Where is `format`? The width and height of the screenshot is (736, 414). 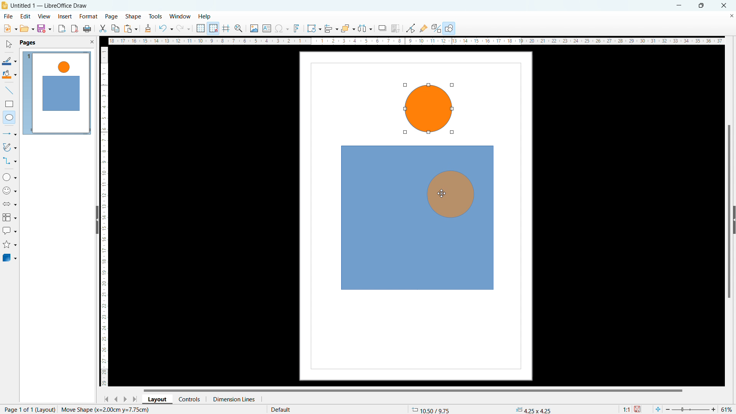 format is located at coordinates (88, 17).